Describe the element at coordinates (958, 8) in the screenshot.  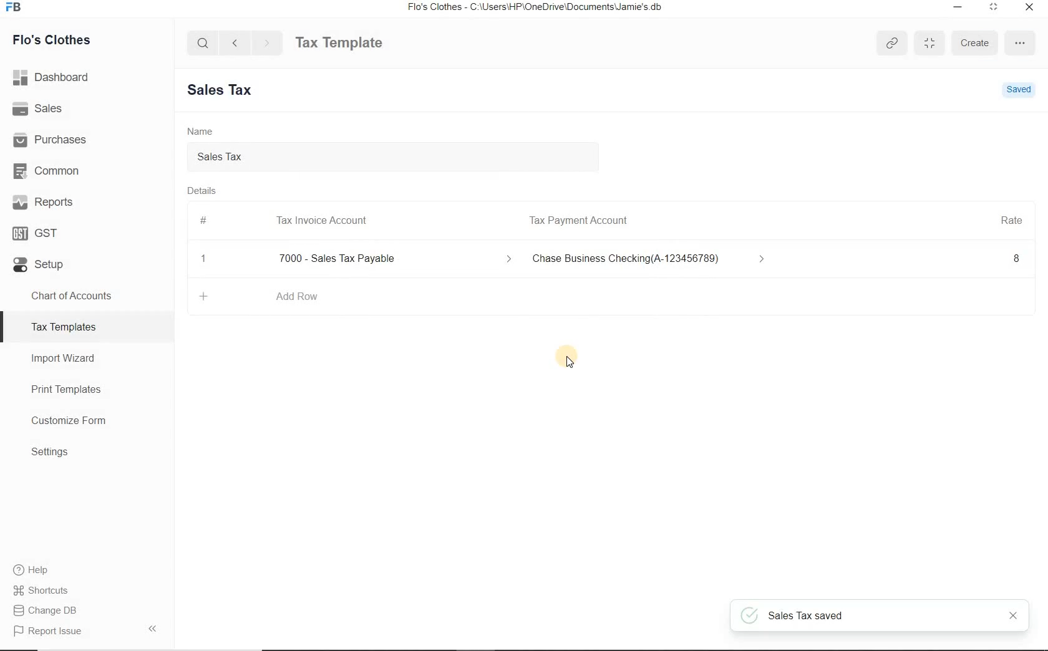
I see `Minimize` at that location.